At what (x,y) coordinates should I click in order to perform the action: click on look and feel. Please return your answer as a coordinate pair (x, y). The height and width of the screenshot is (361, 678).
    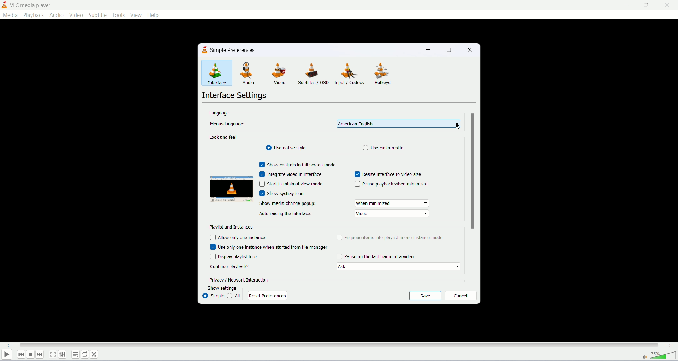
    Looking at the image, I should click on (224, 137).